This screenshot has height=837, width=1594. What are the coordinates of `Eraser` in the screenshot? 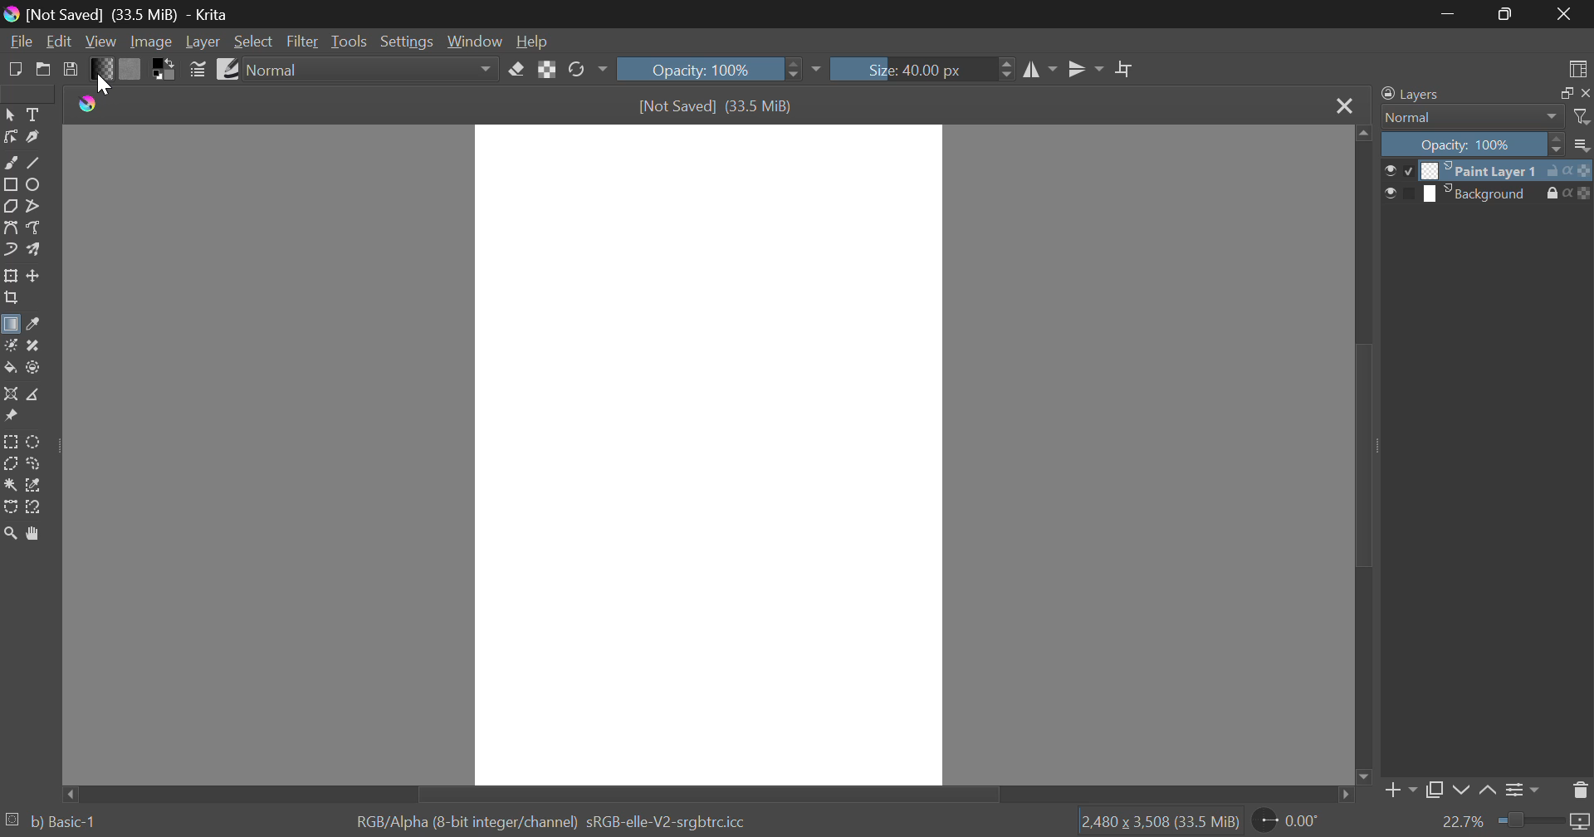 It's located at (517, 67).